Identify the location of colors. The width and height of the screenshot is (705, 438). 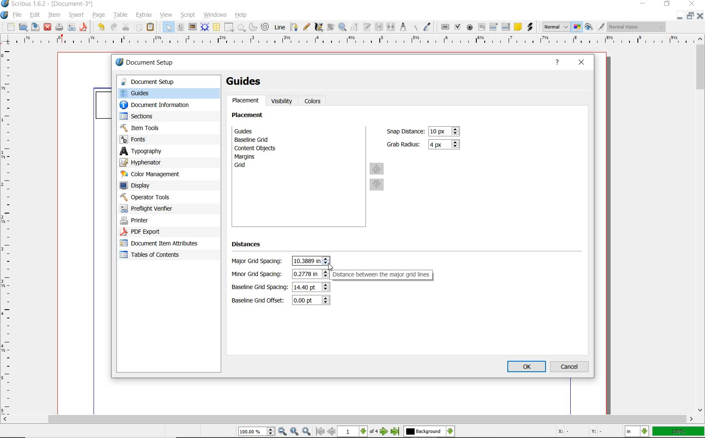
(314, 102).